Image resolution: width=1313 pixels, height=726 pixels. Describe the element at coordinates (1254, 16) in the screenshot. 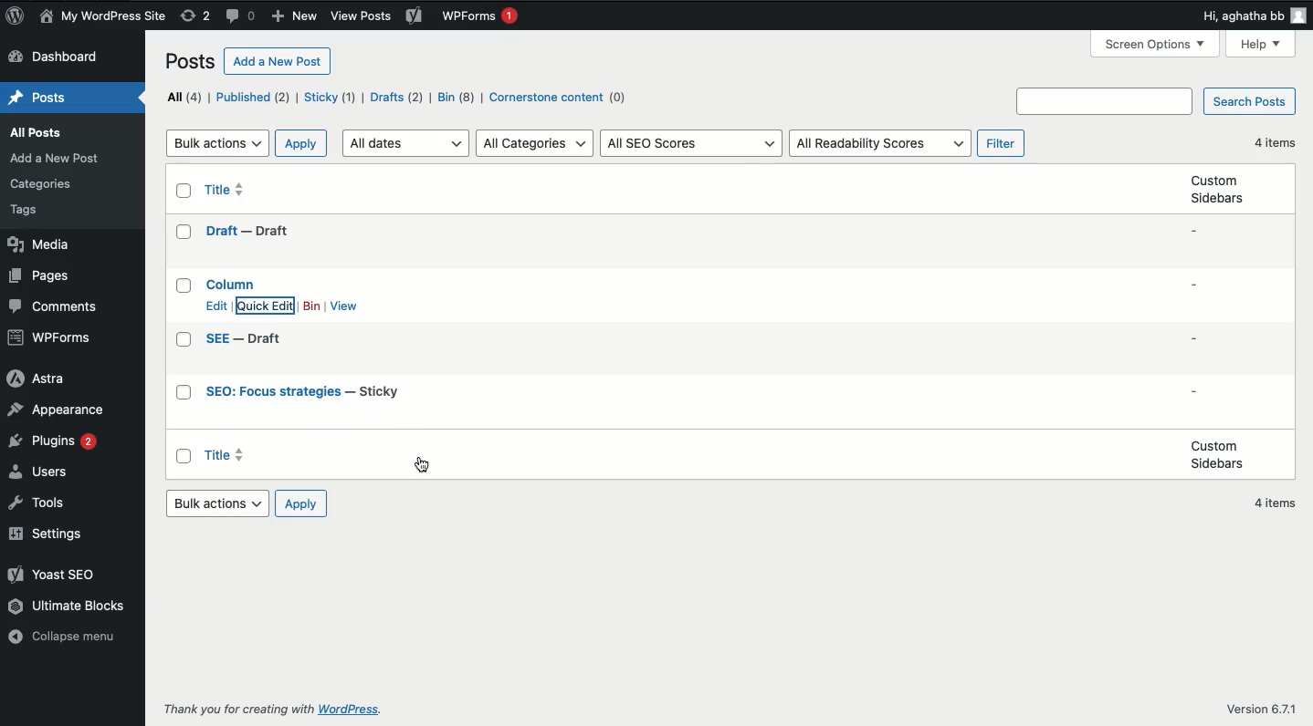

I see `Hi user` at that location.